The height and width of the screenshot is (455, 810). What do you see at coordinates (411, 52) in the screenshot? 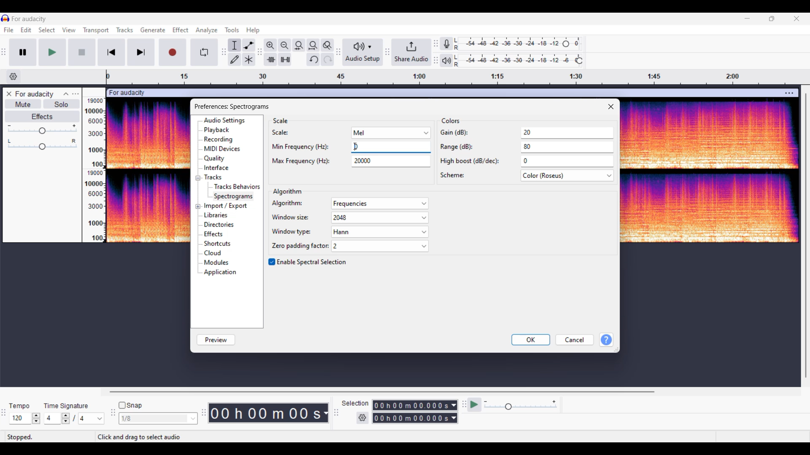
I see `Share audio` at bounding box center [411, 52].